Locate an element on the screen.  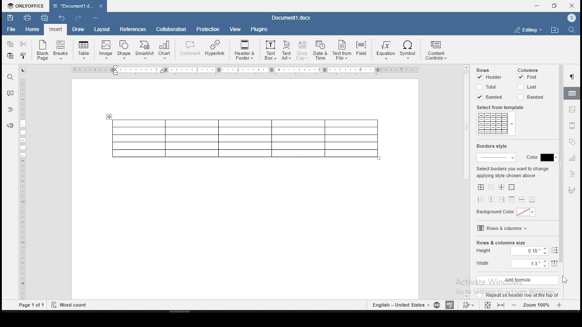
home is located at coordinates (32, 30).